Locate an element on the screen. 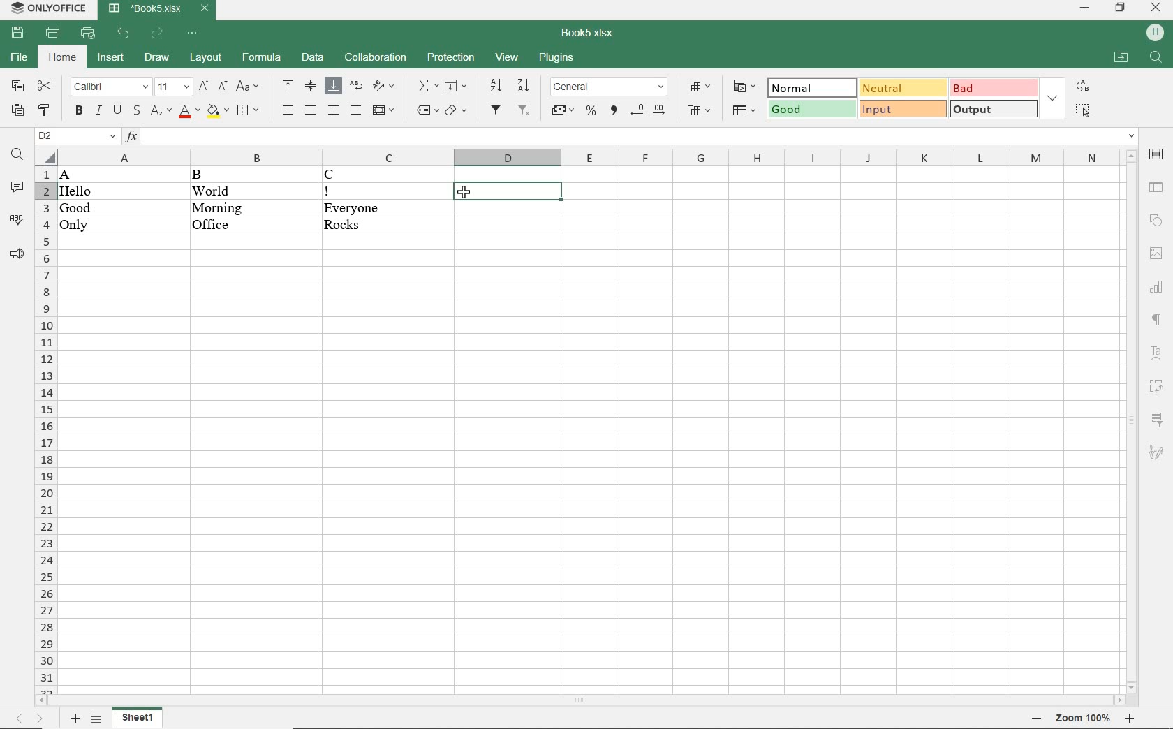 Image resolution: width=1173 pixels, height=729 pixels. formula is located at coordinates (263, 59).